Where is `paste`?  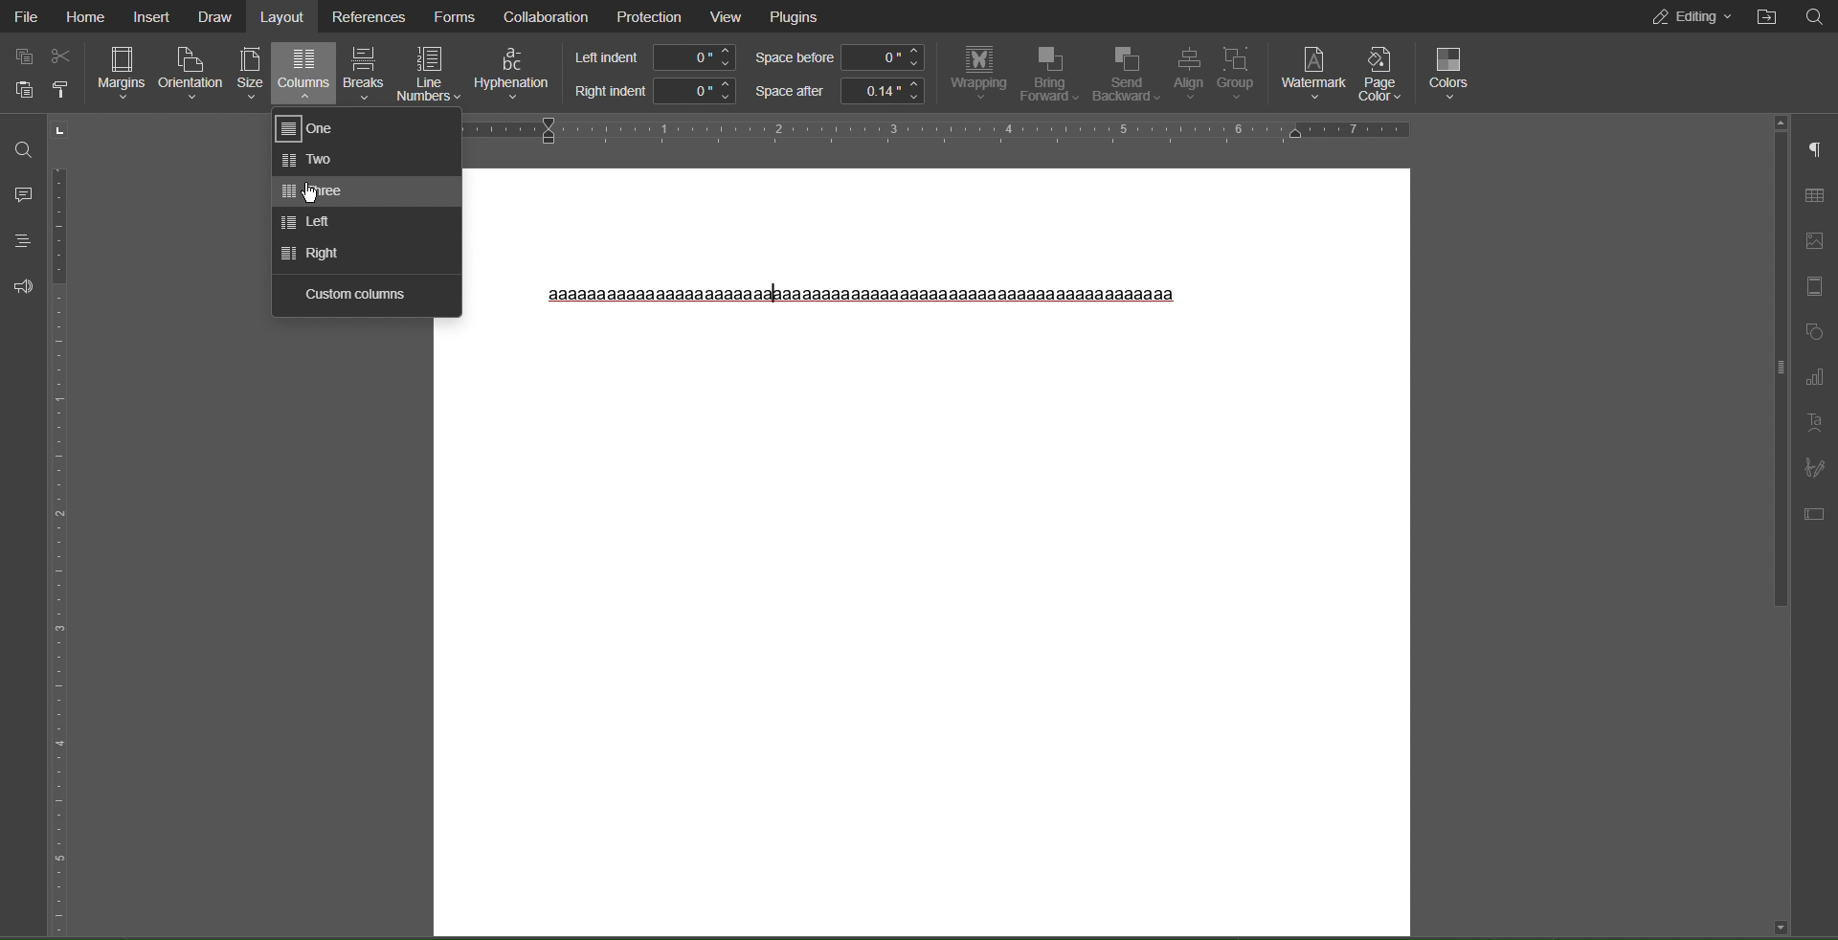 paste is located at coordinates (21, 94).